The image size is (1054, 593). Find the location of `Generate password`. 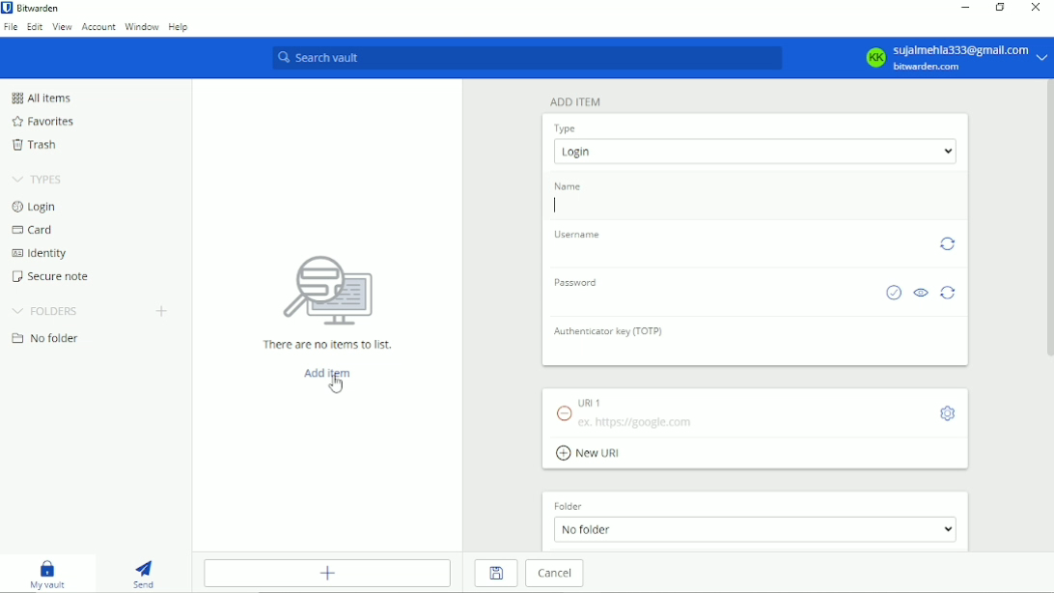

Generate password is located at coordinates (950, 293).